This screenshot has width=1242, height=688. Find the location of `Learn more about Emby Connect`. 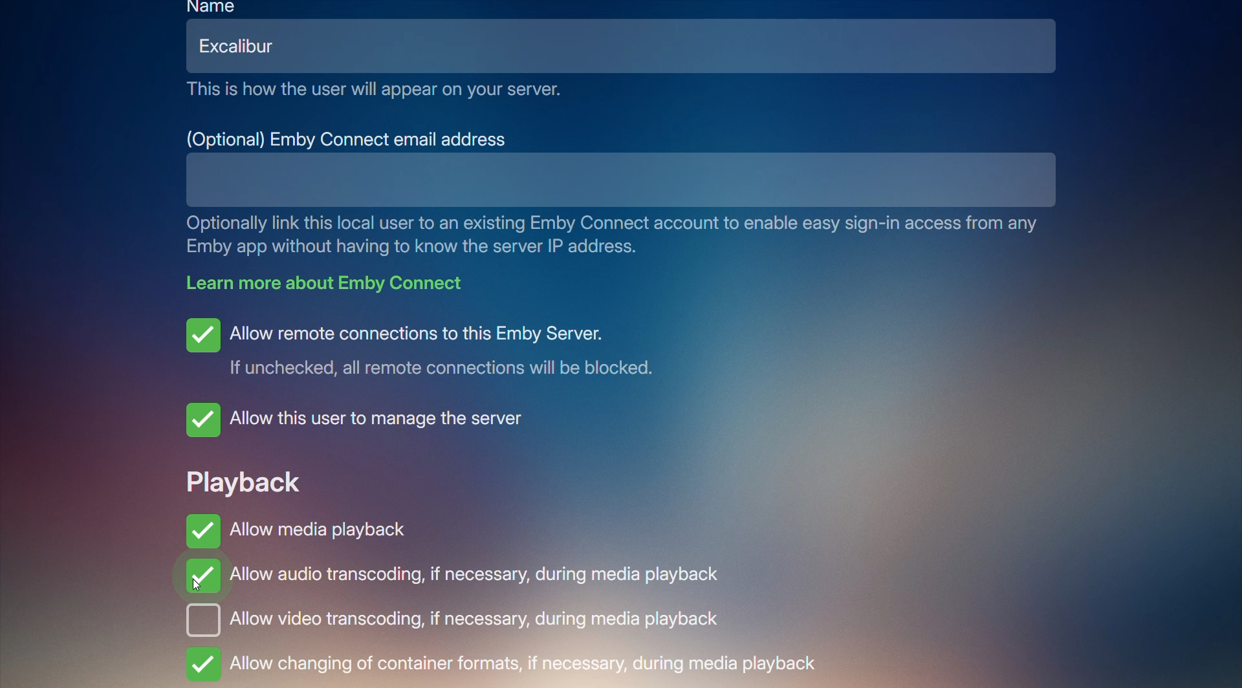

Learn more about Emby Connect is located at coordinates (332, 282).